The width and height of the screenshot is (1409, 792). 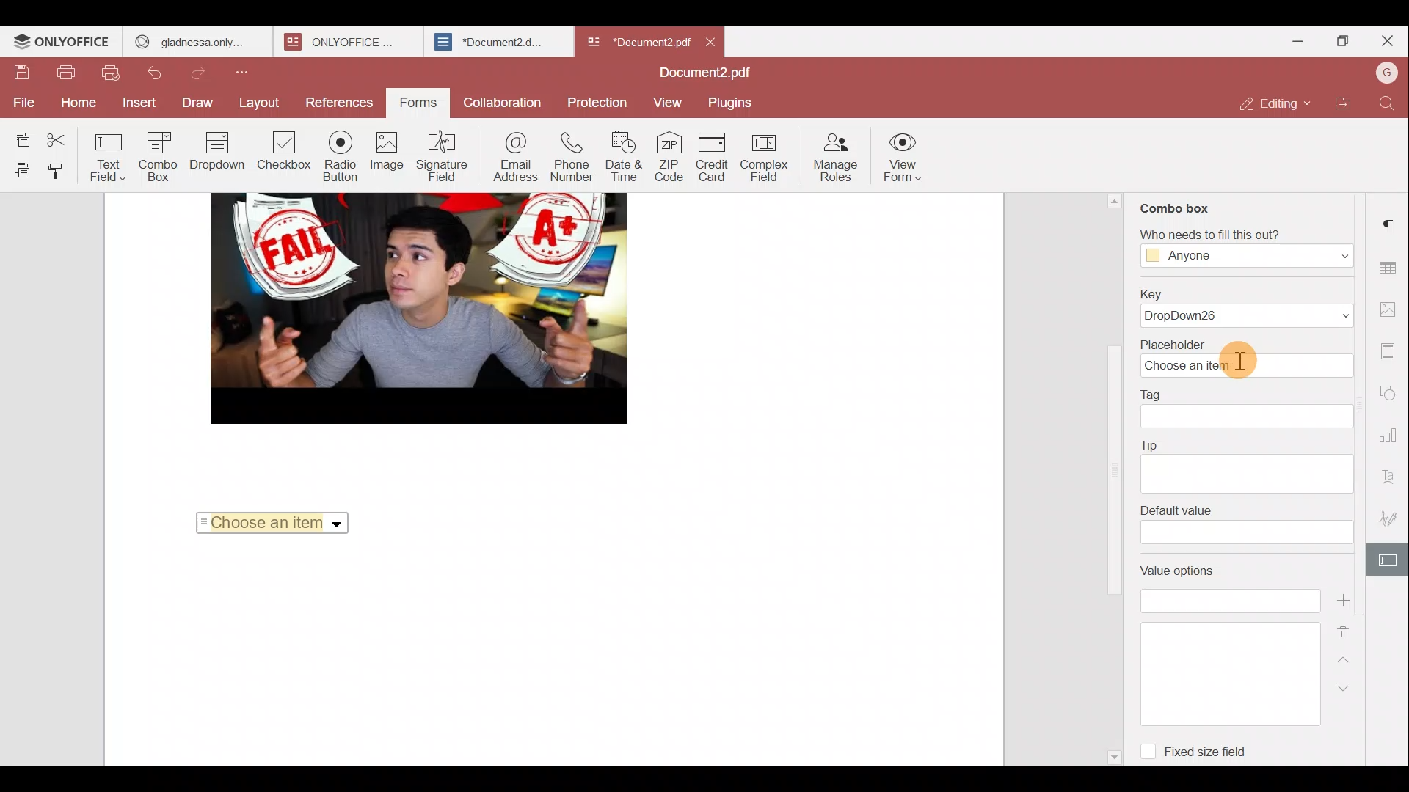 What do you see at coordinates (1248, 463) in the screenshot?
I see `Tip` at bounding box center [1248, 463].